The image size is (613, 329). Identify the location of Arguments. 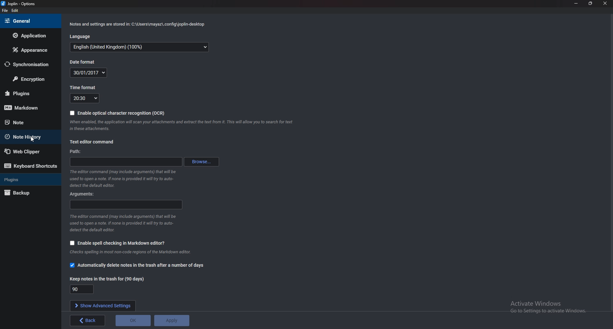
(82, 194).